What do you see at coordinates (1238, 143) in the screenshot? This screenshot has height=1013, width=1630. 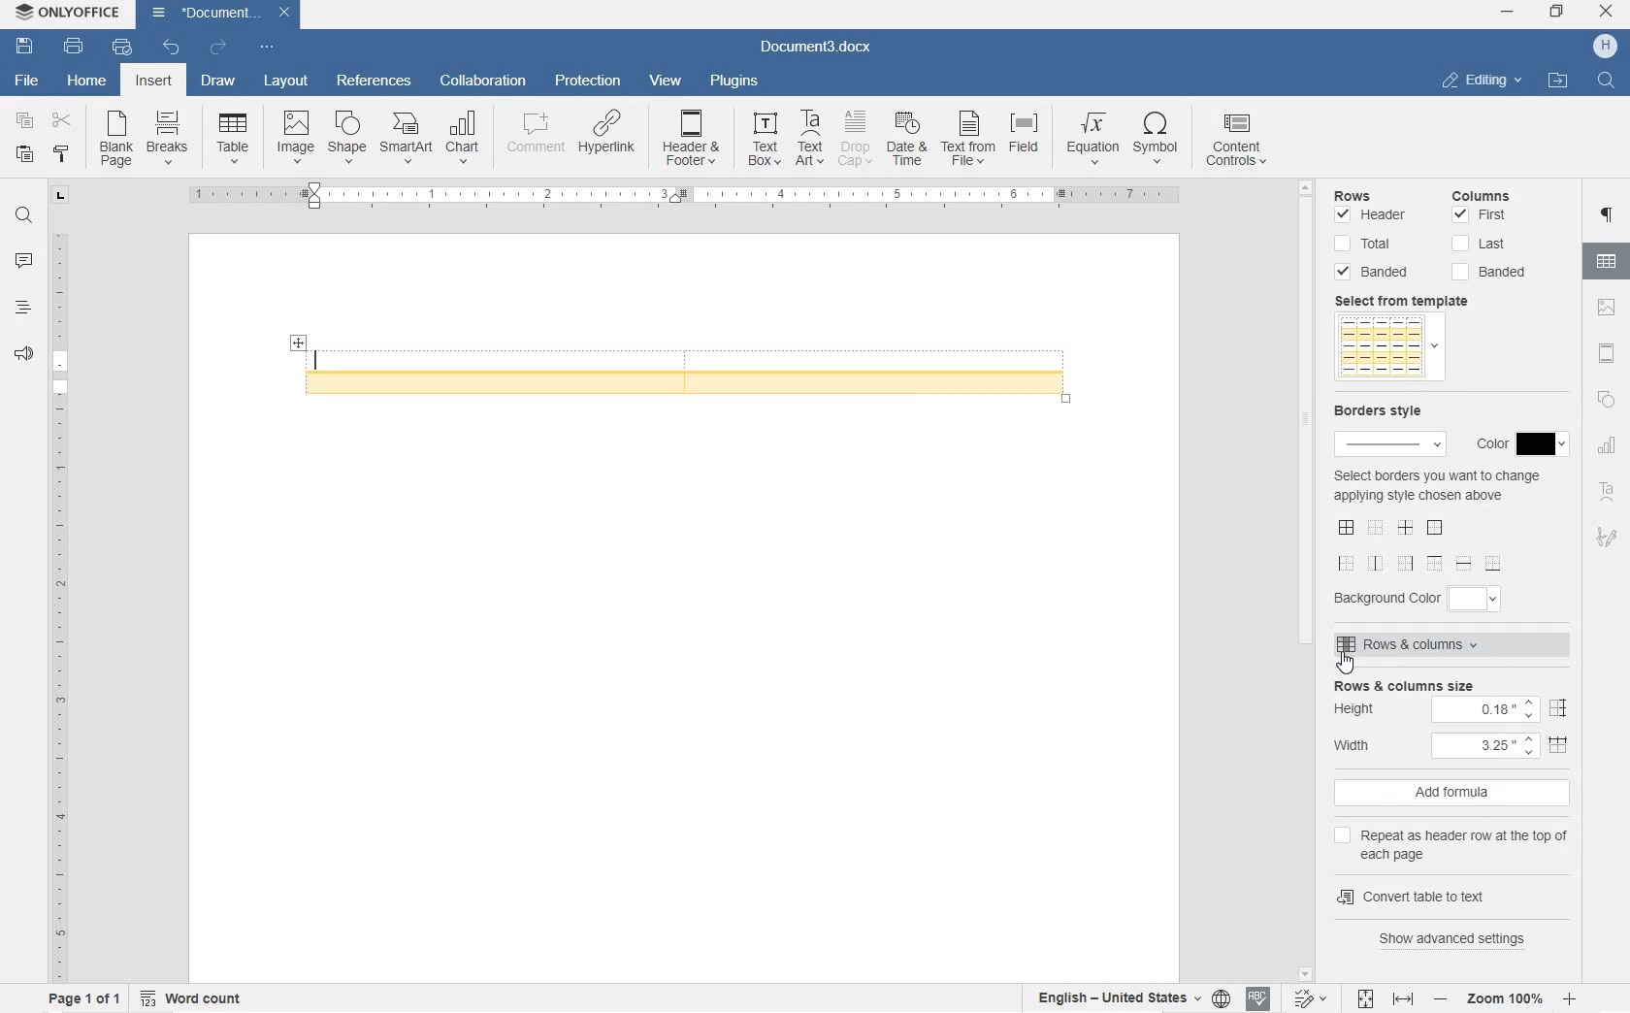 I see `CONTENT CONTROLS` at bounding box center [1238, 143].